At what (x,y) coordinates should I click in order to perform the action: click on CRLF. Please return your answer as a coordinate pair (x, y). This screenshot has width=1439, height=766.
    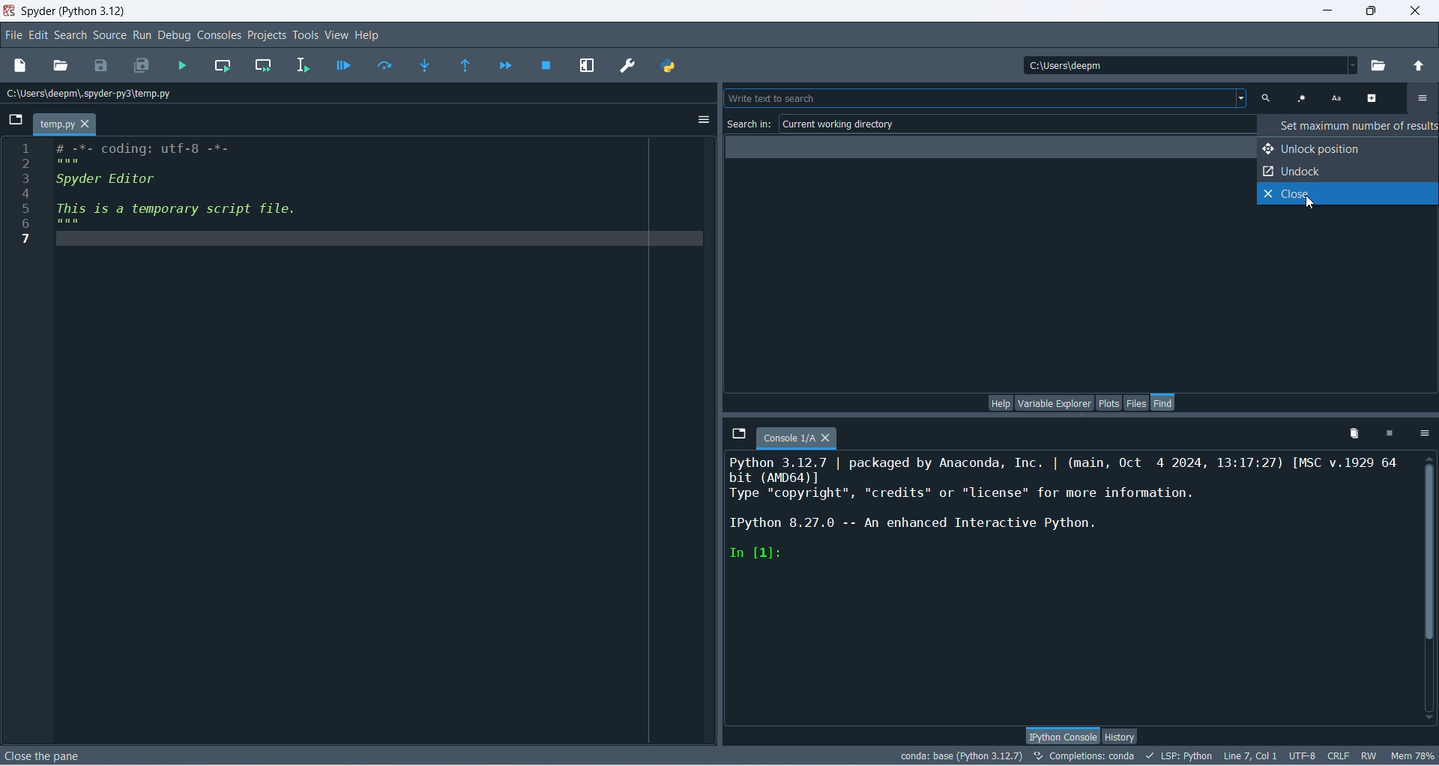
    Looking at the image, I should click on (1339, 756).